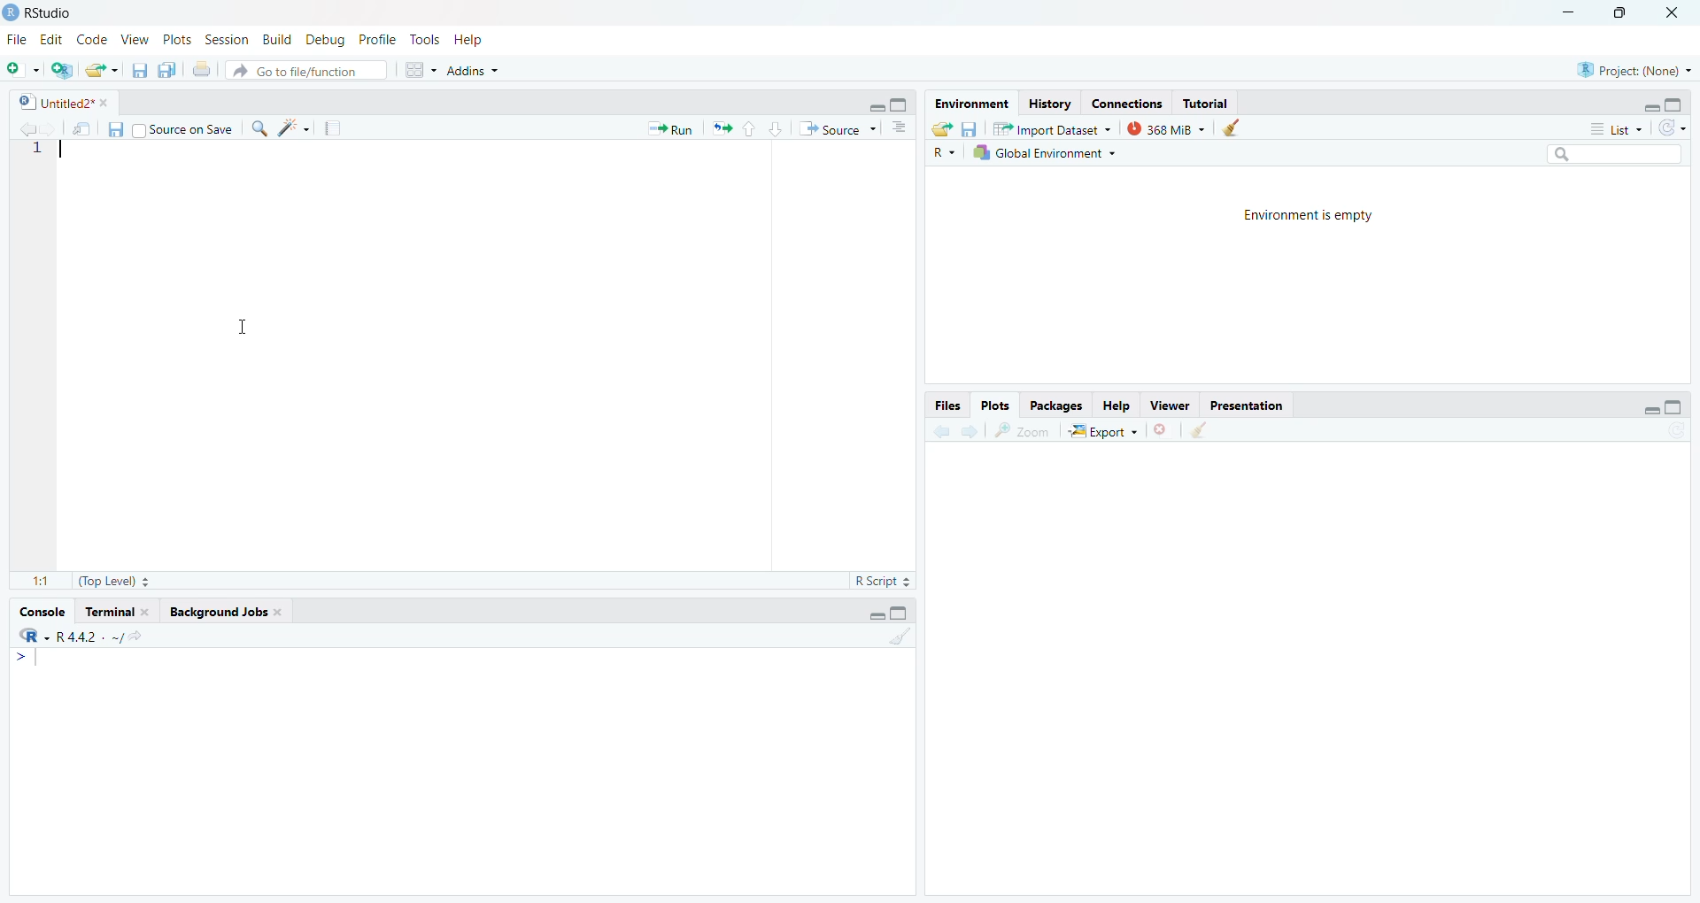 Image resolution: width=1700 pixels, height=903 pixels. I want to click on | Untitled2* *, so click(58, 101).